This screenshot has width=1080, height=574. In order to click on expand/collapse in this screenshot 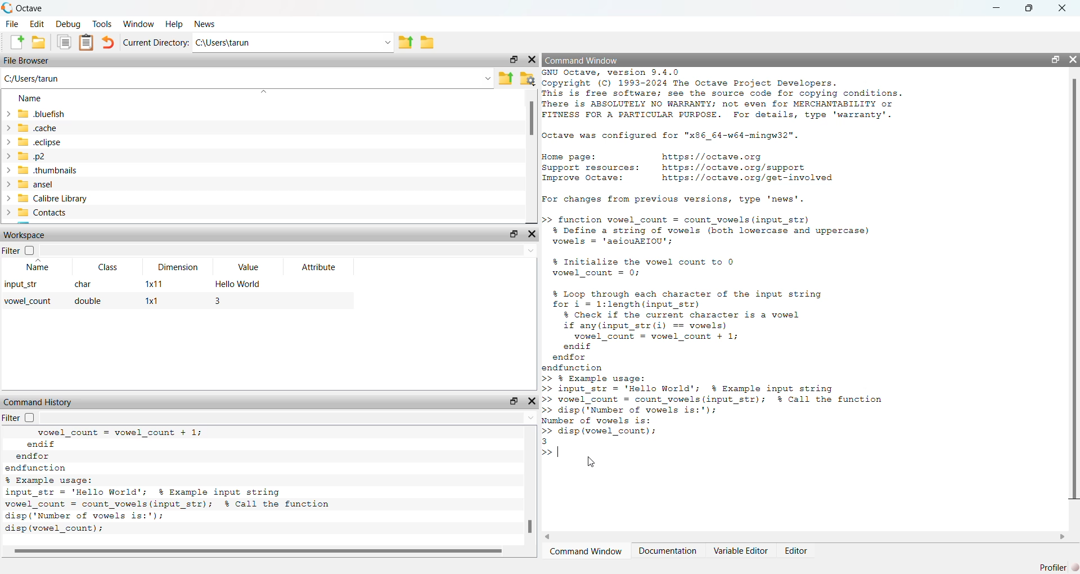, I will do `click(7, 127)`.